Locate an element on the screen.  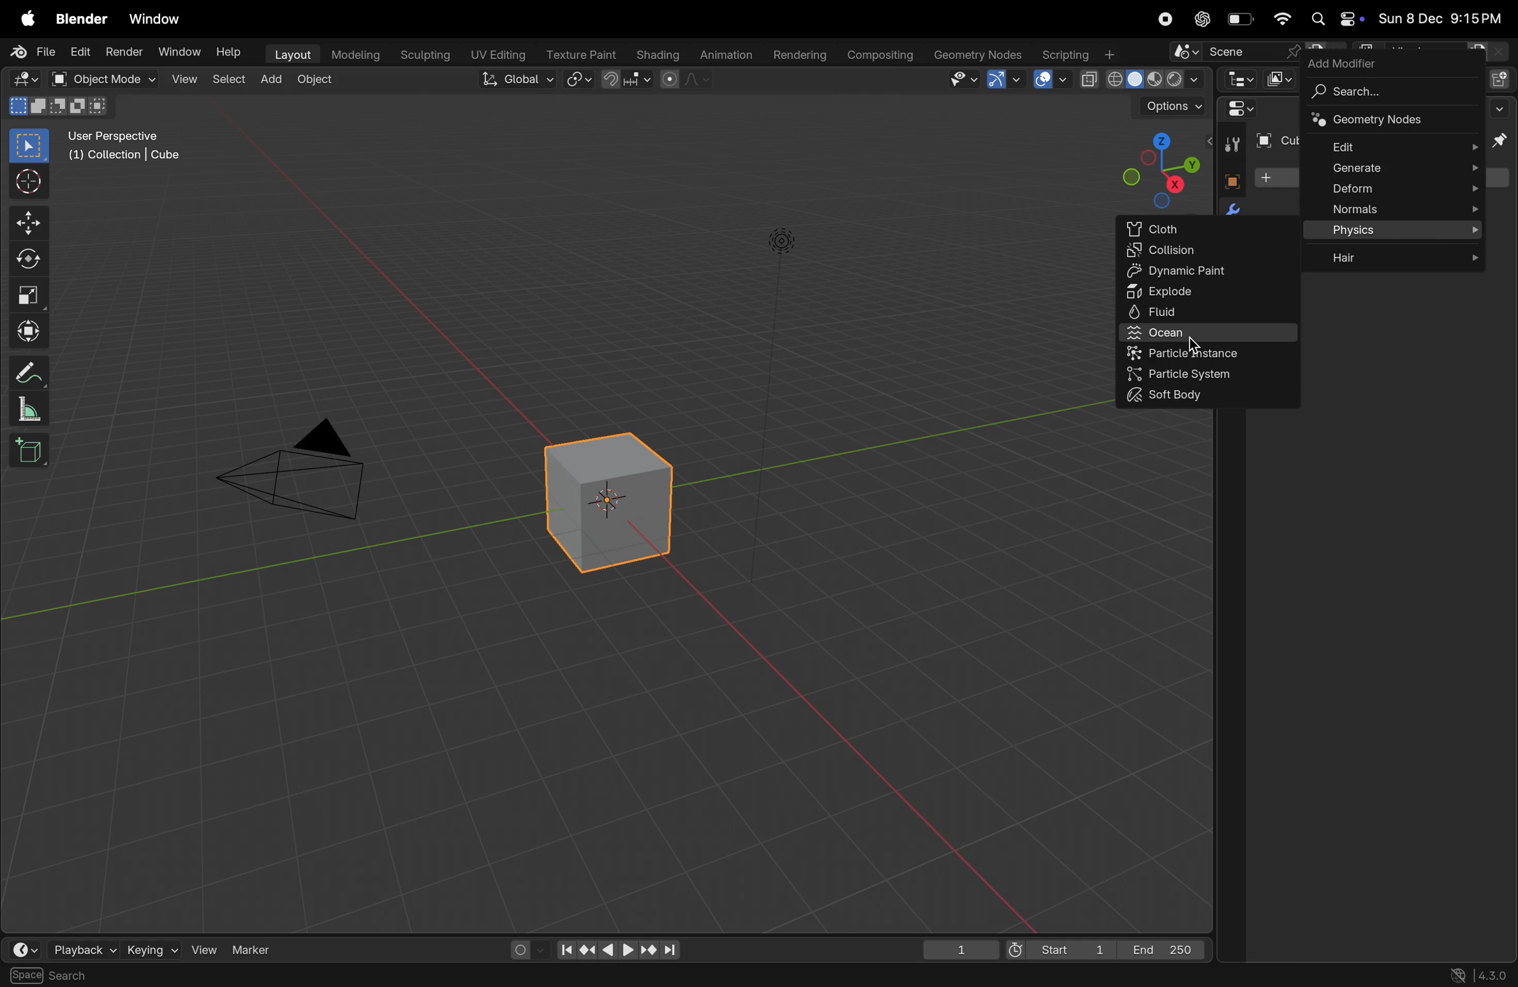
view is located at coordinates (184, 80).